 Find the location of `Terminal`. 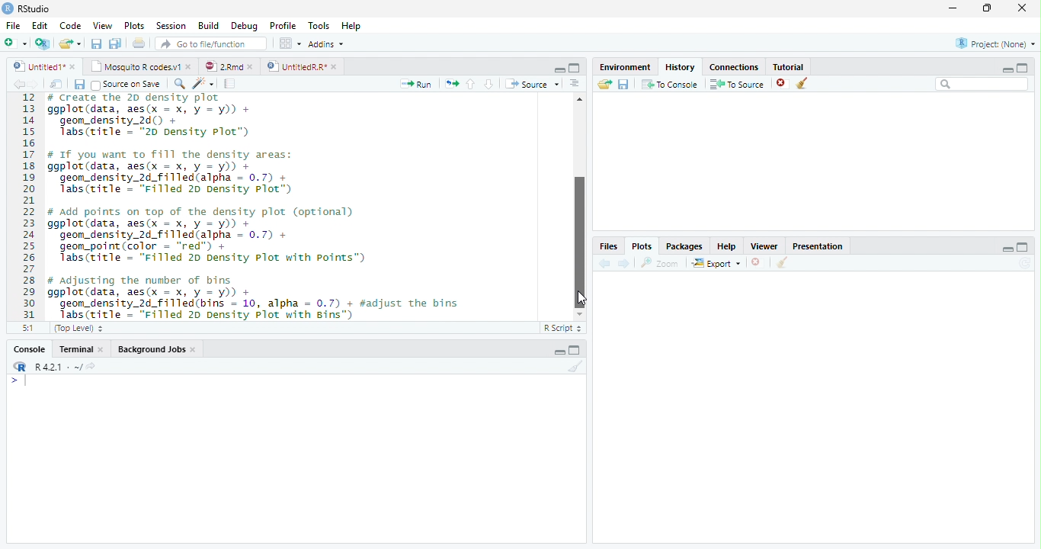

Terminal is located at coordinates (75, 349).